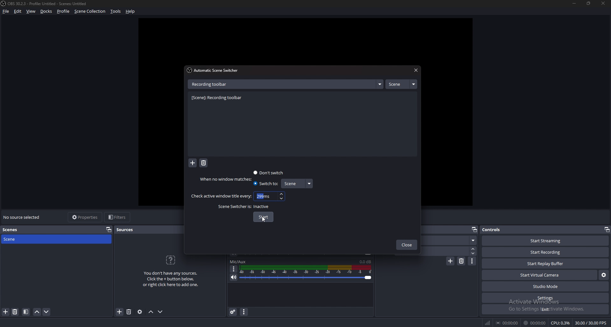 Image resolution: width=611 pixels, height=327 pixels. I want to click on scene swithcer is: inactive, so click(244, 207).